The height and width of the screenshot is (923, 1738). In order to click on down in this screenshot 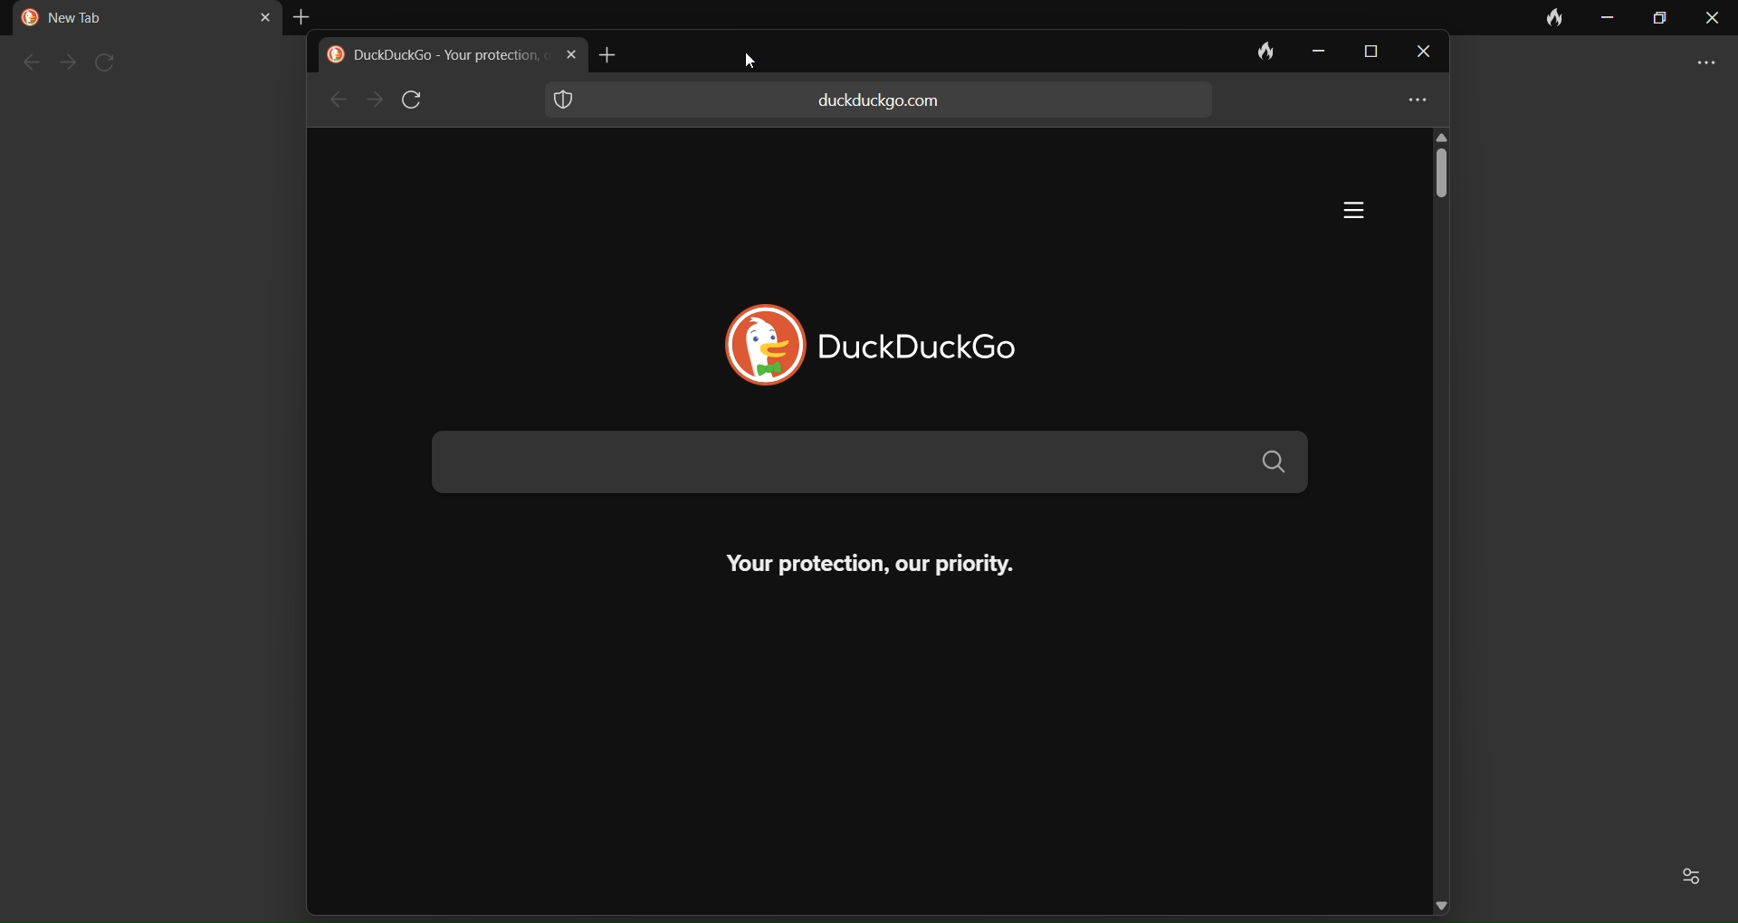, I will do `click(1444, 894)`.